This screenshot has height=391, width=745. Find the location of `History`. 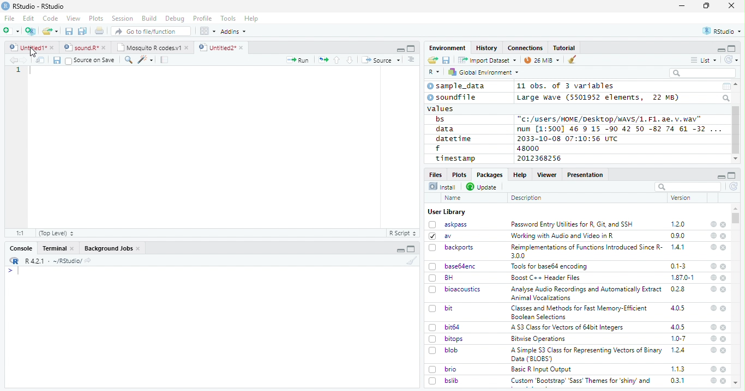

History is located at coordinates (487, 48).